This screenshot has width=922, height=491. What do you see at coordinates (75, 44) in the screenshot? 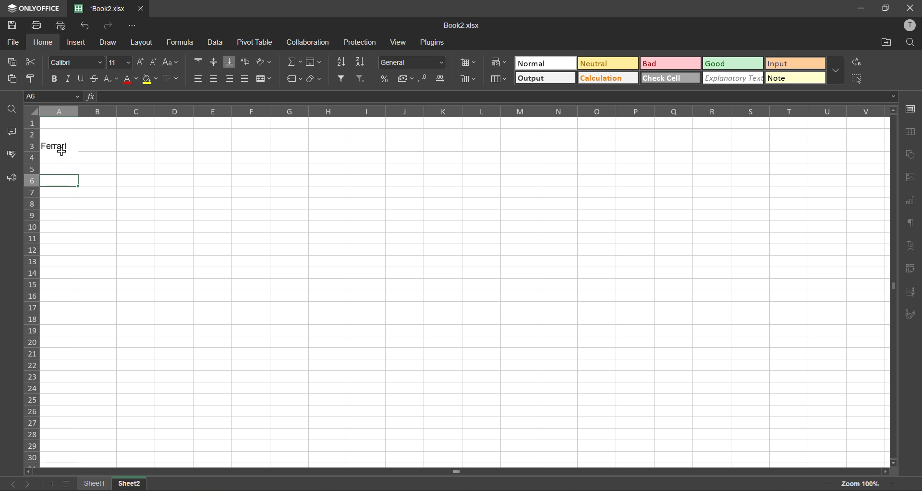
I see `insert` at bounding box center [75, 44].